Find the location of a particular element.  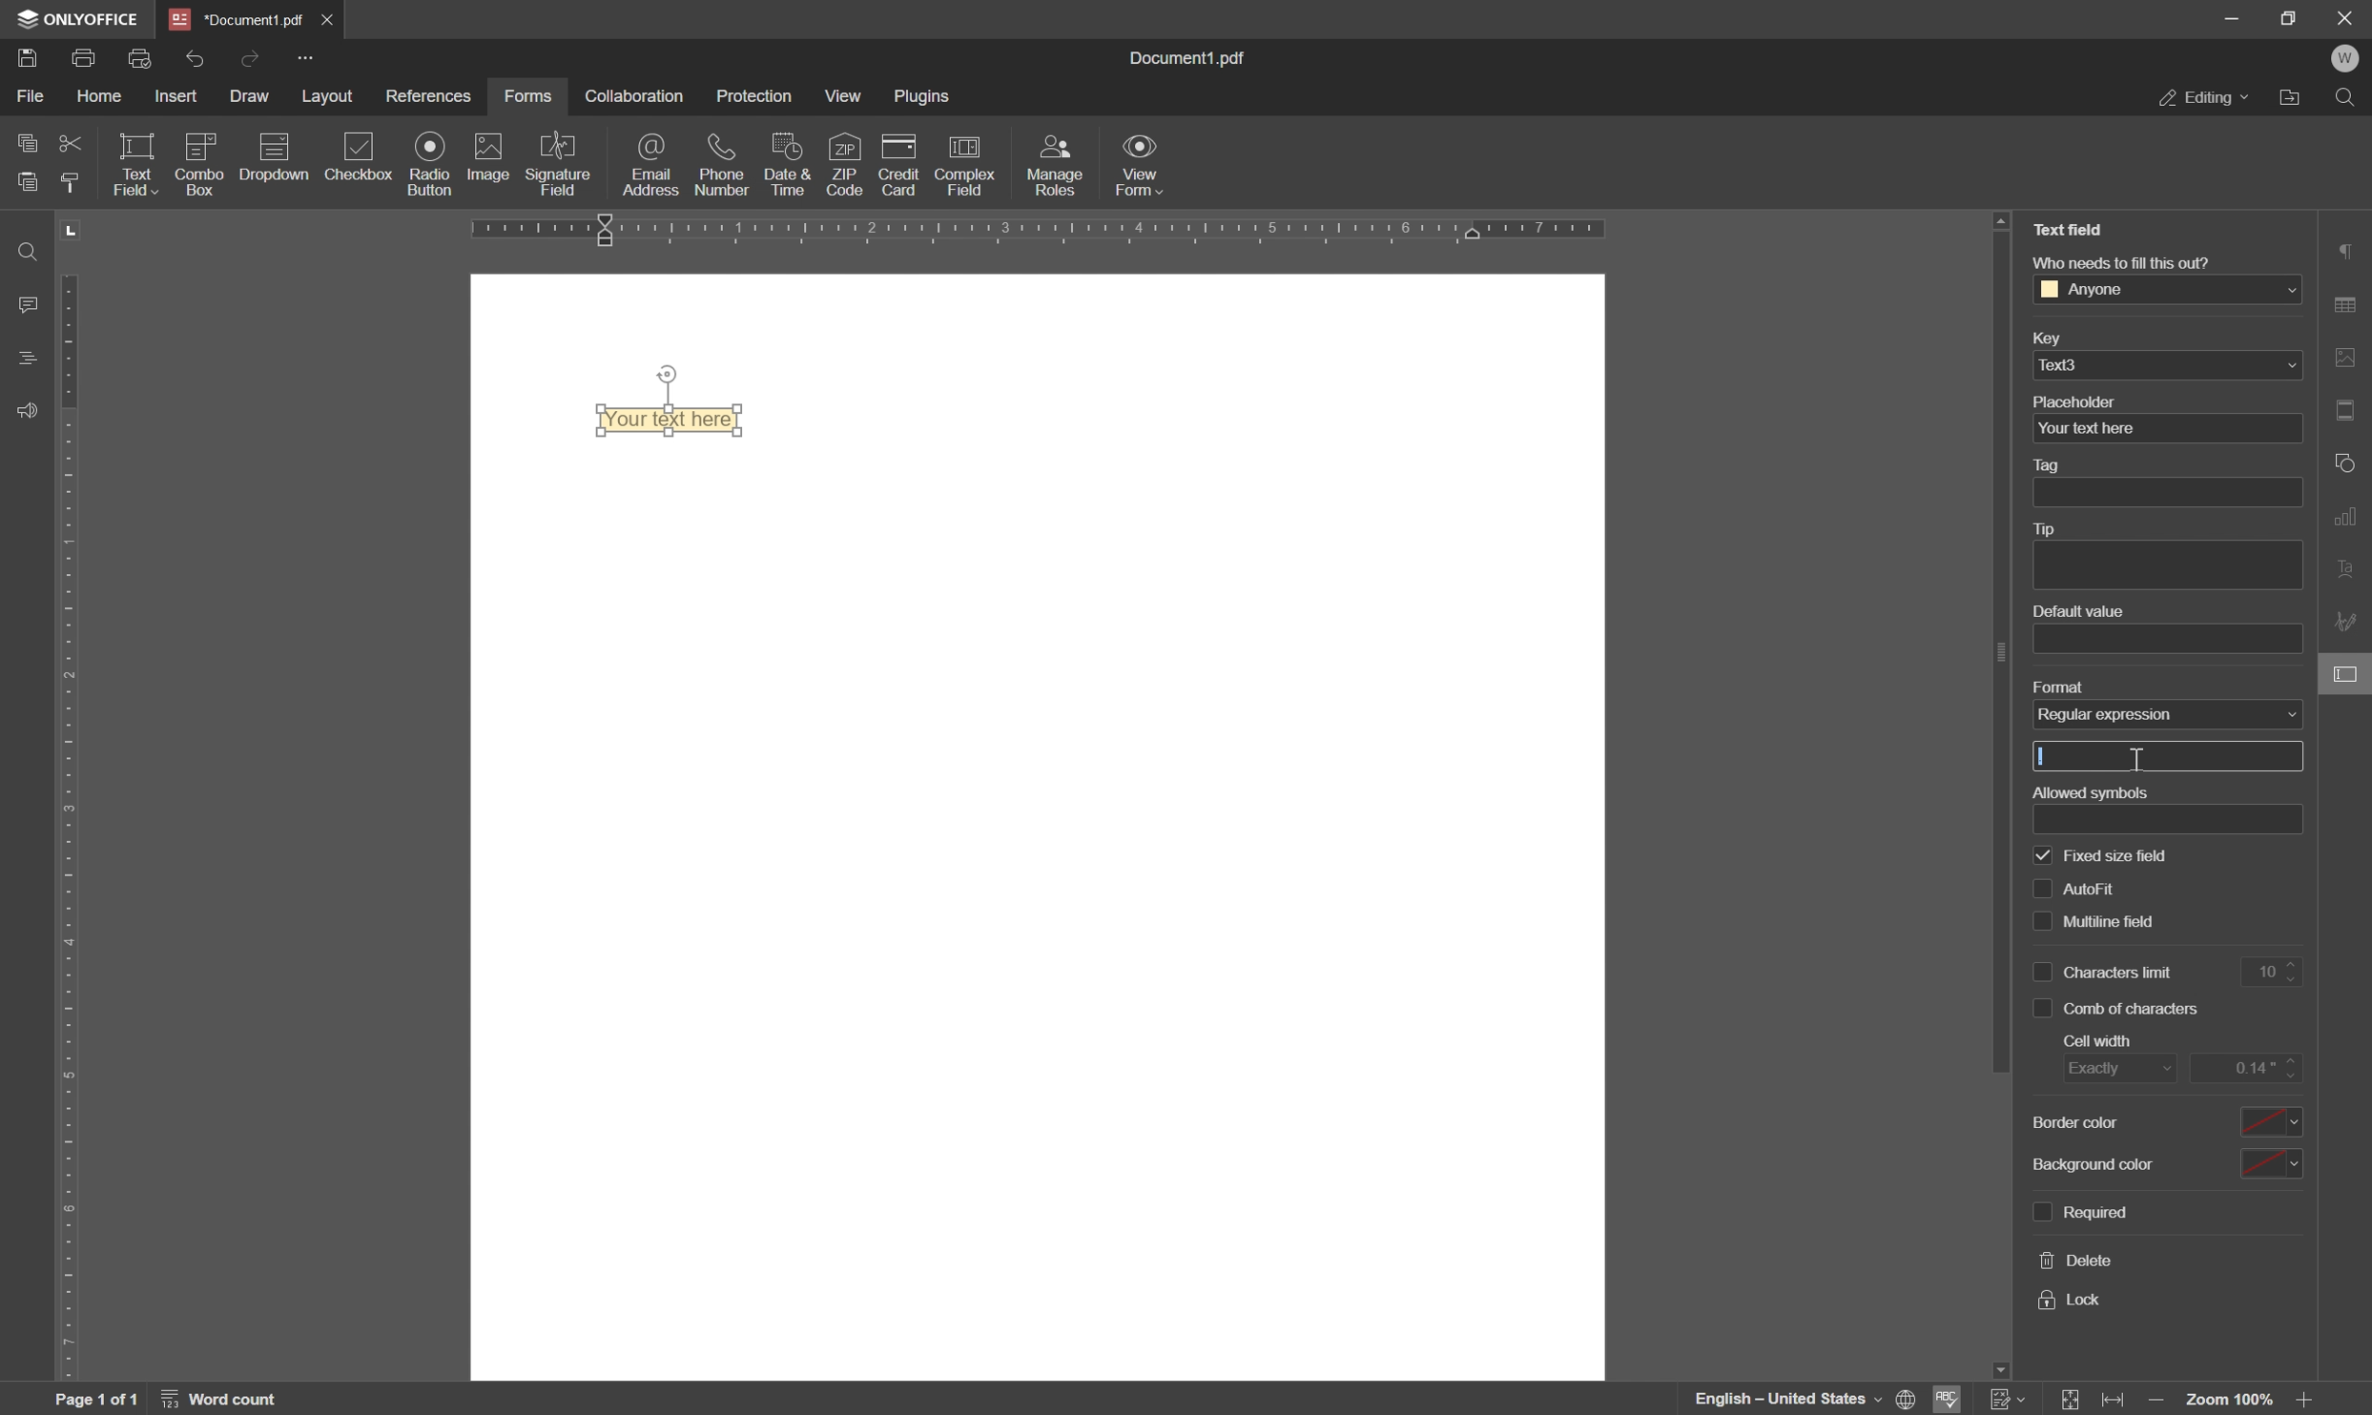

open file location is located at coordinates (2289, 97).